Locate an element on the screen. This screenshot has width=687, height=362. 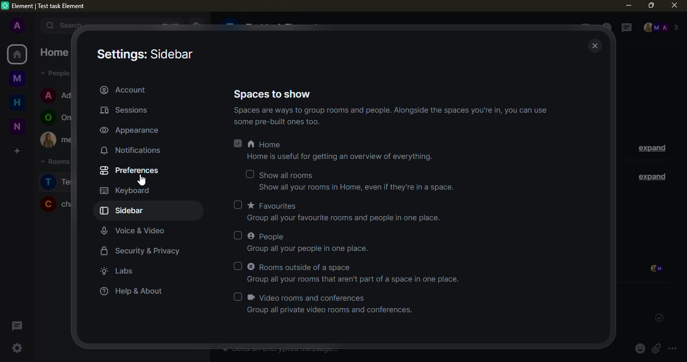
keyboard is located at coordinates (126, 191).